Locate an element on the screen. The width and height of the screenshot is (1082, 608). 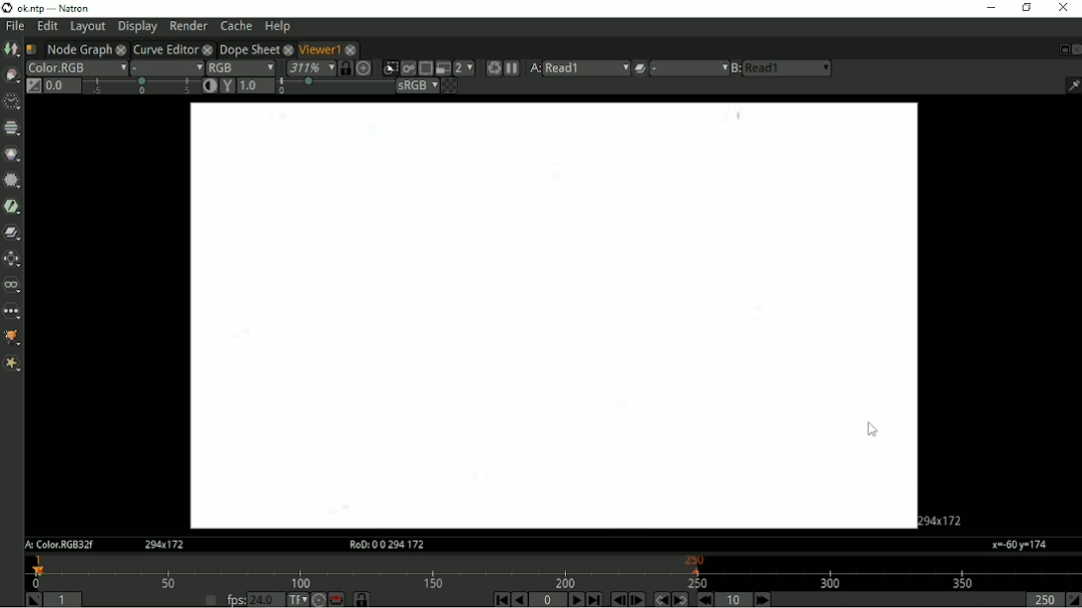
Scale down rendered image is located at coordinates (466, 67).